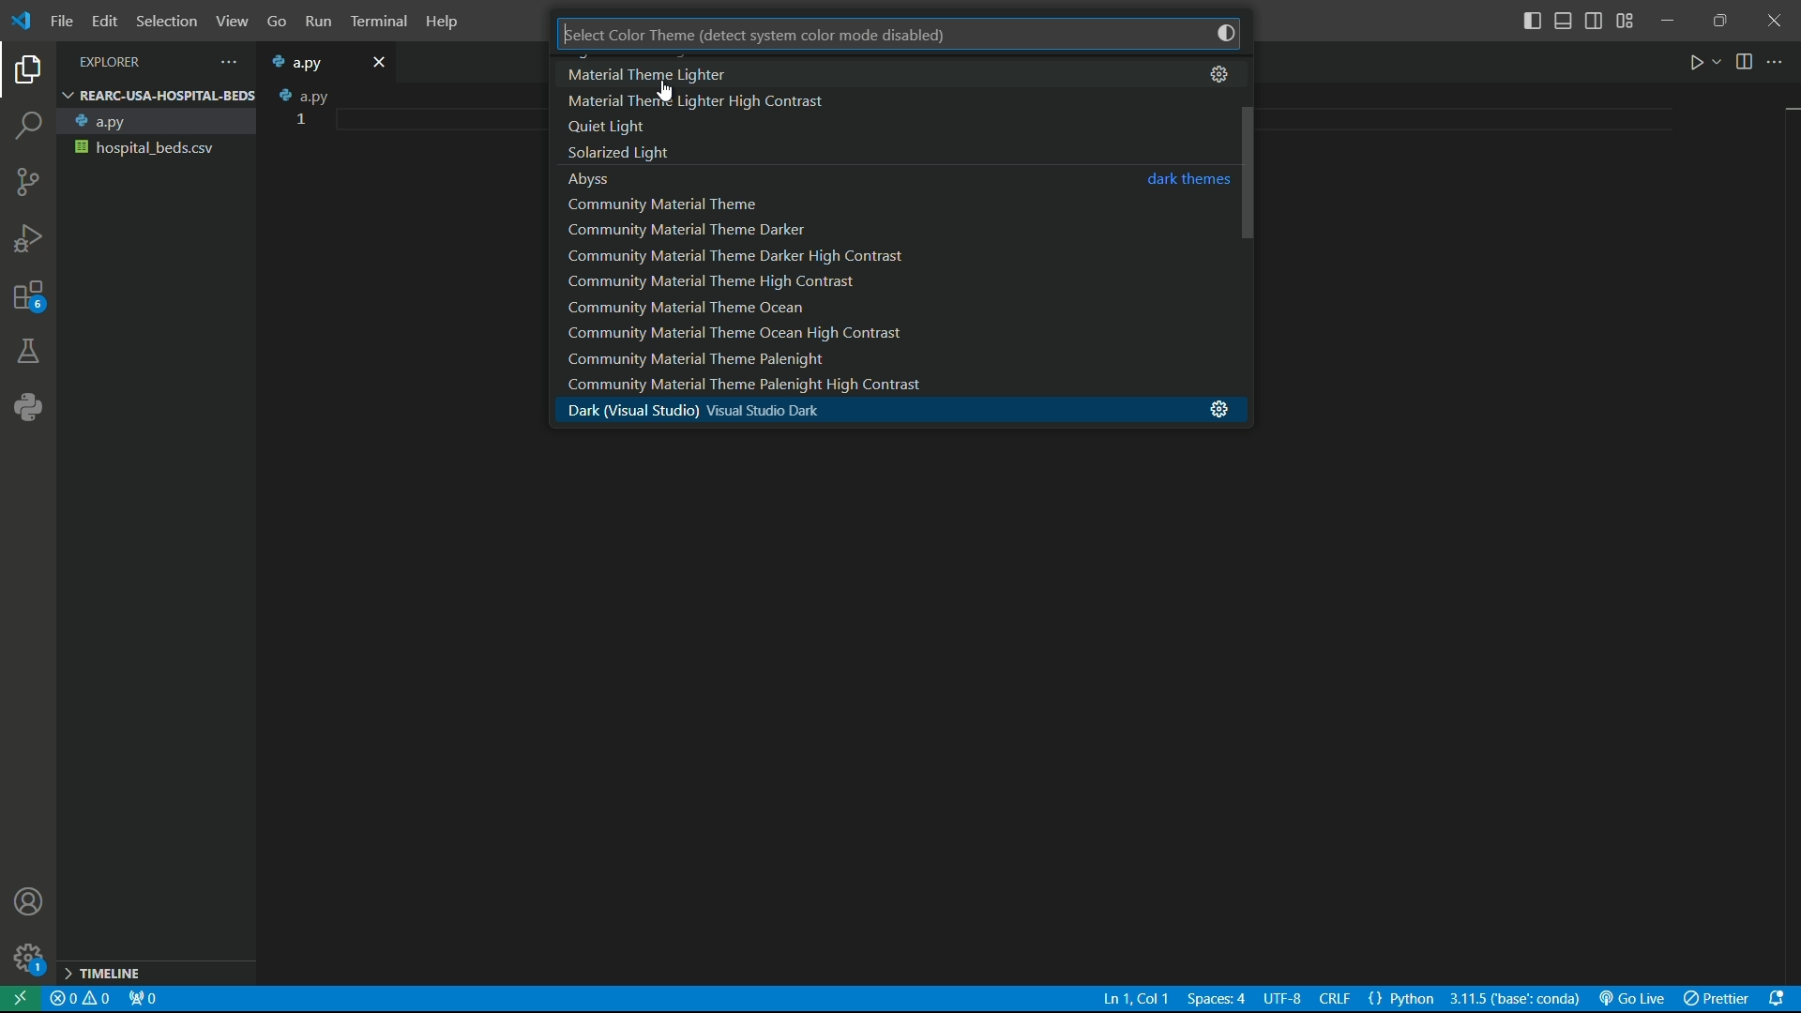  What do you see at coordinates (275, 23) in the screenshot?
I see `go menu` at bounding box center [275, 23].